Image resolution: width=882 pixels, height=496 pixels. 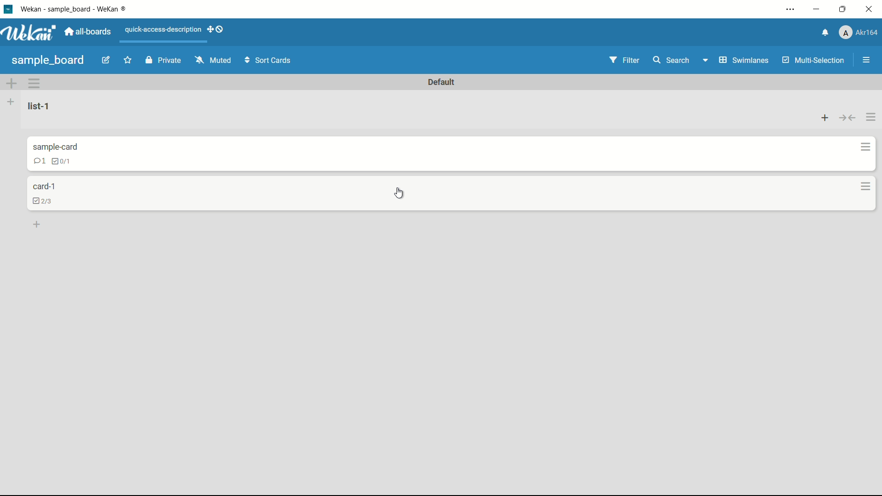 I want to click on card actions, so click(x=866, y=186).